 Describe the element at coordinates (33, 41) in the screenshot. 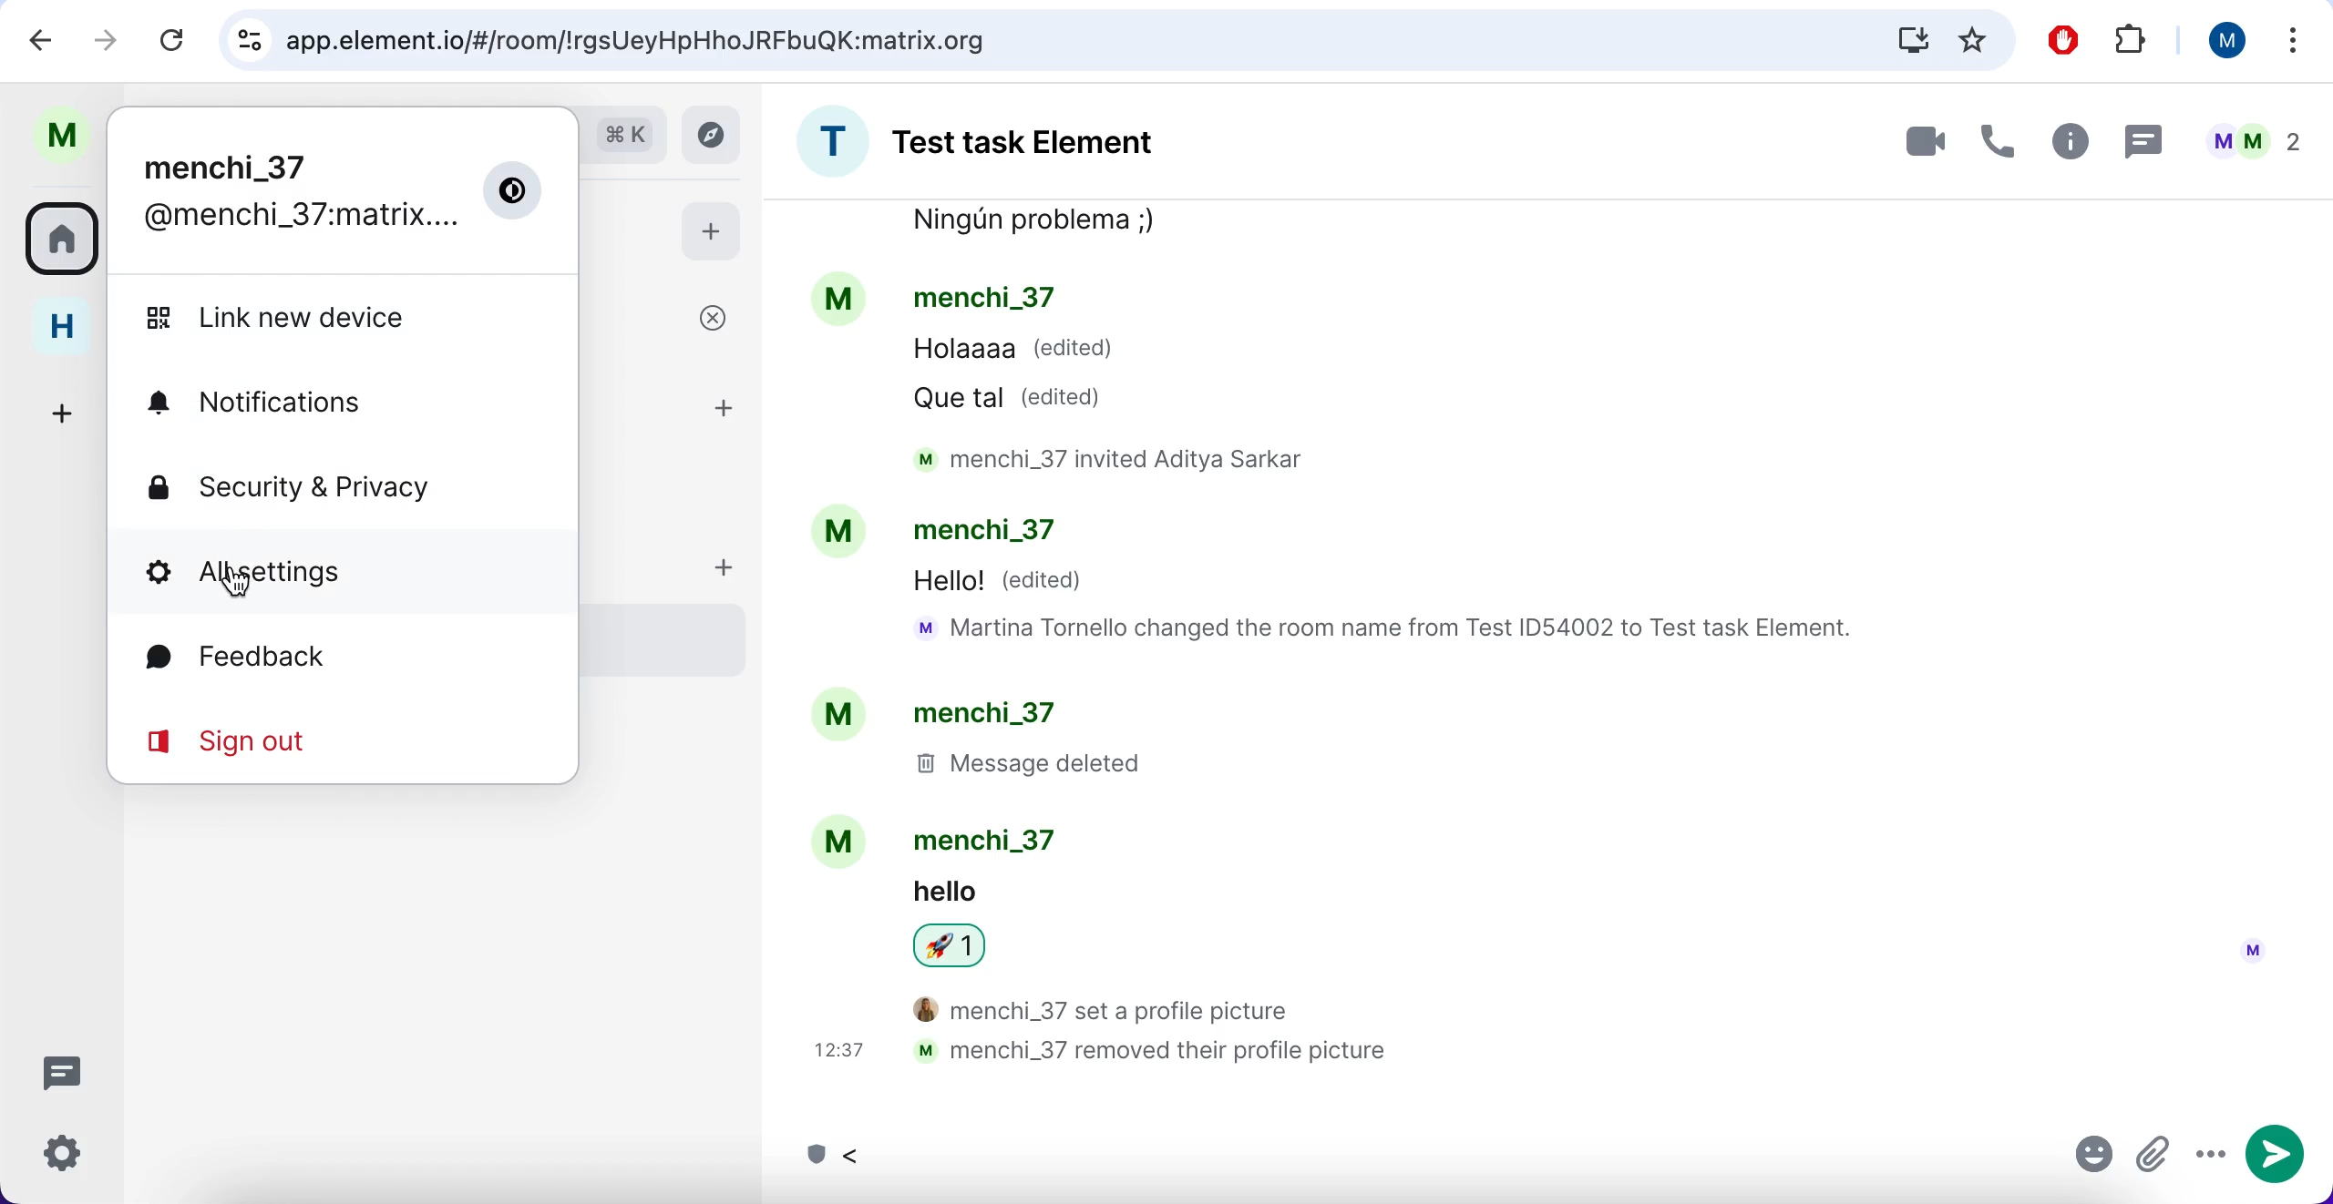

I see `backward` at that location.